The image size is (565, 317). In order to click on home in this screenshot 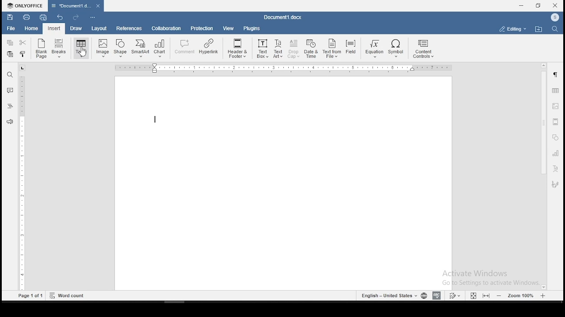, I will do `click(31, 29)`.